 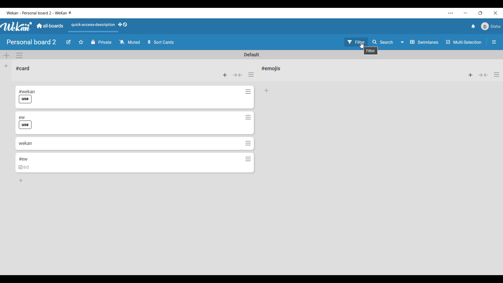 I want to click on Card actions for respective card, so click(x=249, y=91).